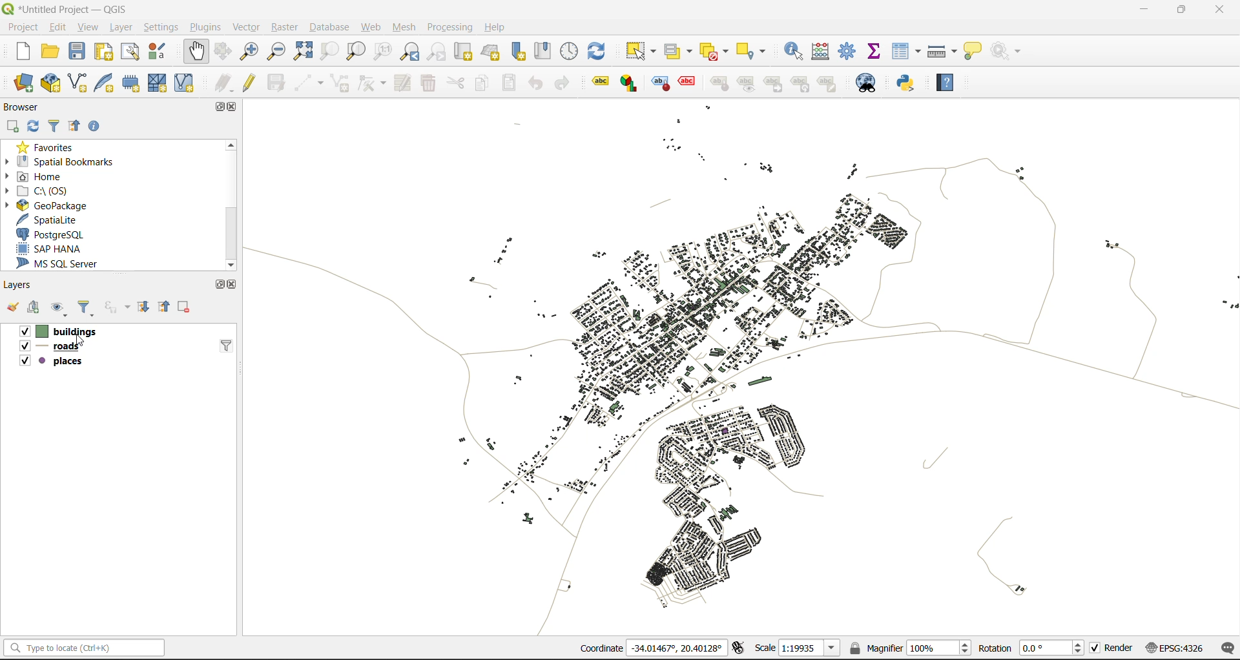  Describe the element at coordinates (107, 81) in the screenshot. I see `new spatialite` at that location.